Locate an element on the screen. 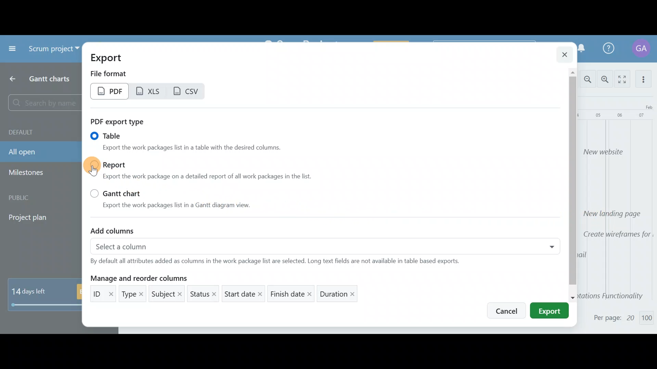 This screenshot has width=657, height=369. Scrum project is located at coordinates (53, 49).